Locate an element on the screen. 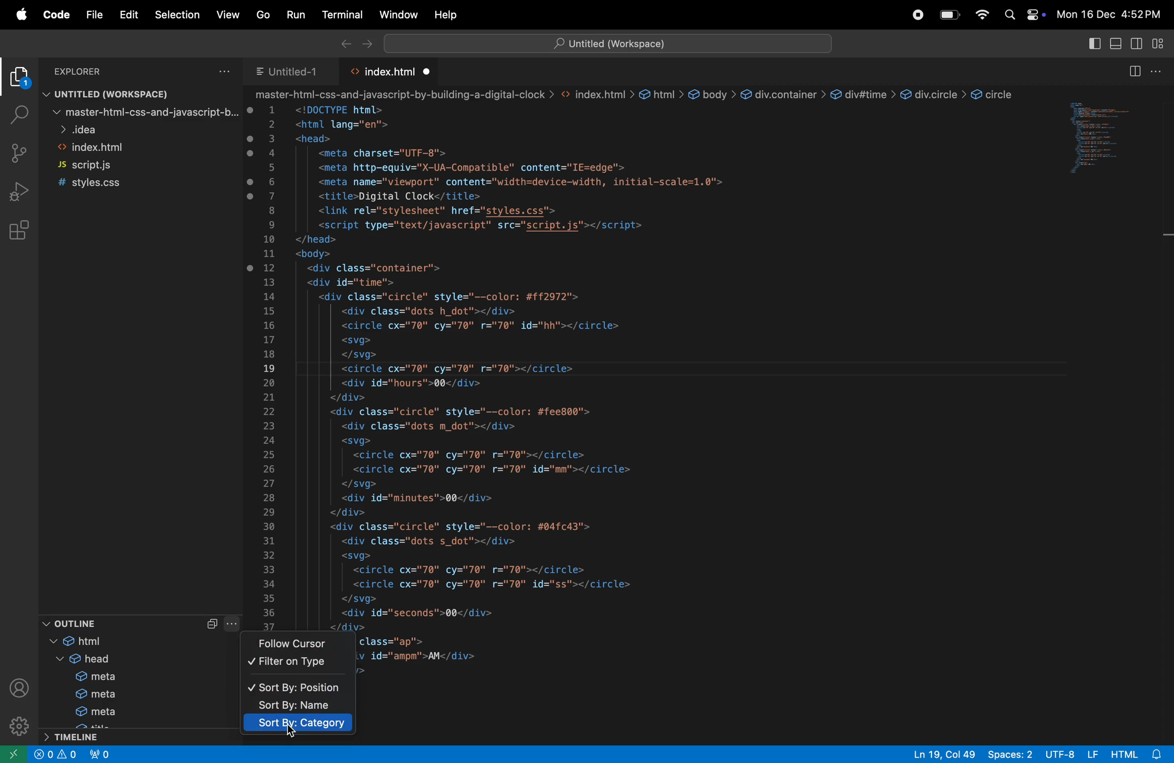 The height and width of the screenshot is (763, 1174). help is located at coordinates (447, 14).